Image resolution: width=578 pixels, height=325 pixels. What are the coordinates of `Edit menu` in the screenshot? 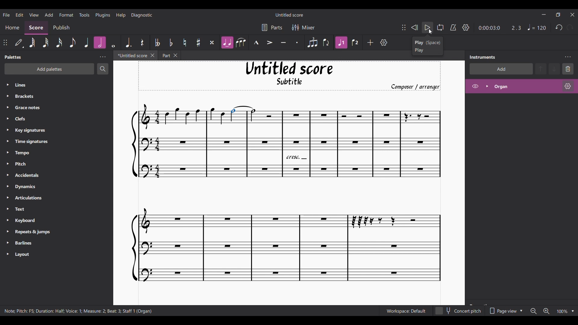 It's located at (19, 14).